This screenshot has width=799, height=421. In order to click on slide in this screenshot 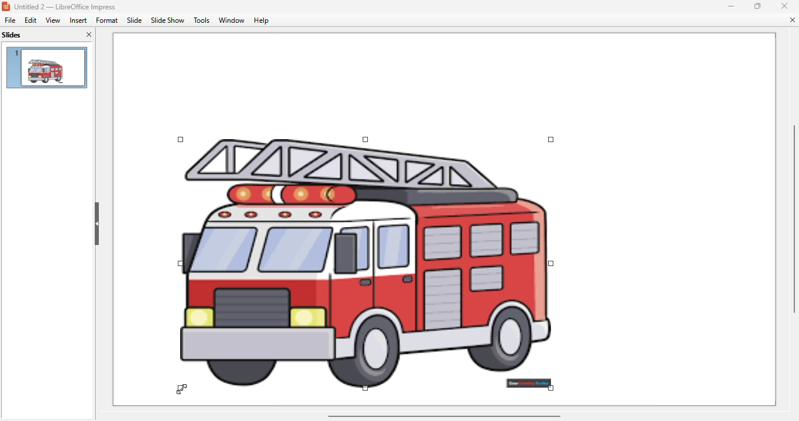, I will do `click(135, 20)`.